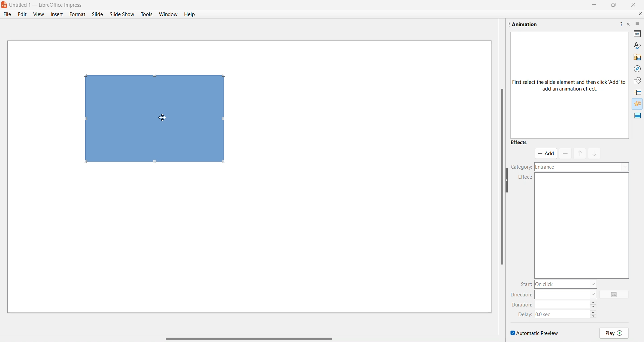 Image resolution: width=644 pixels, height=342 pixels. Describe the element at coordinates (57, 14) in the screenshot. I see `insert` at that location.